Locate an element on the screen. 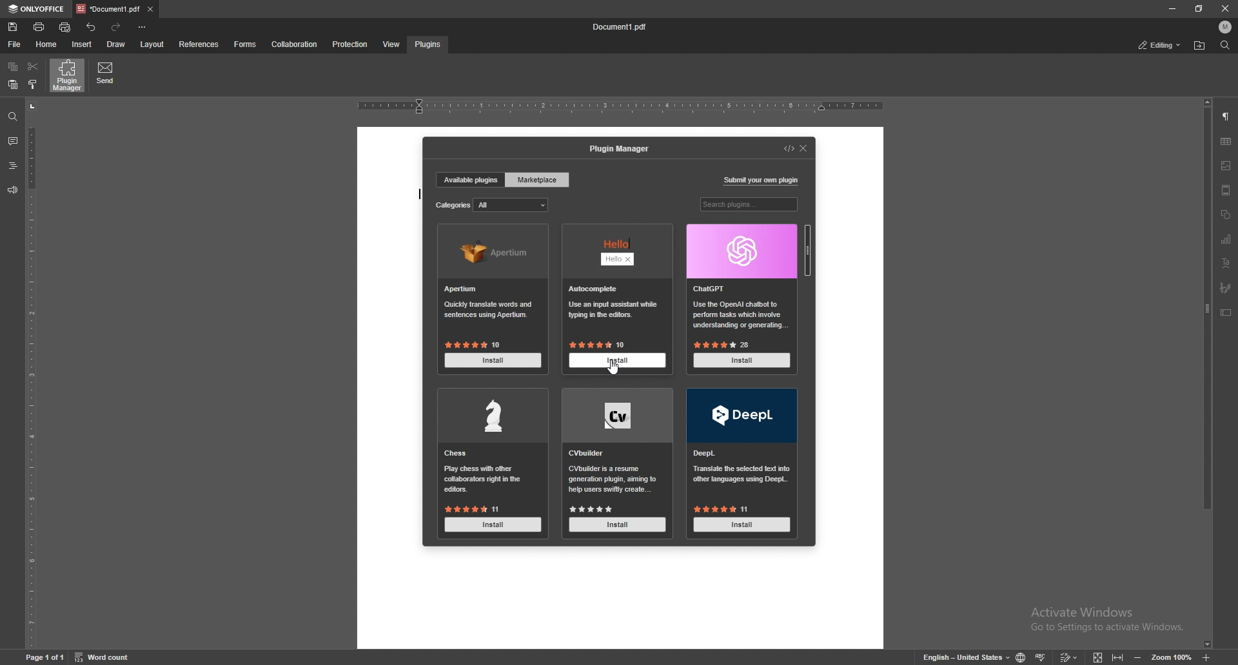 This screenshot has height=665, width=1238. redo is located at coordinates (117, 28).